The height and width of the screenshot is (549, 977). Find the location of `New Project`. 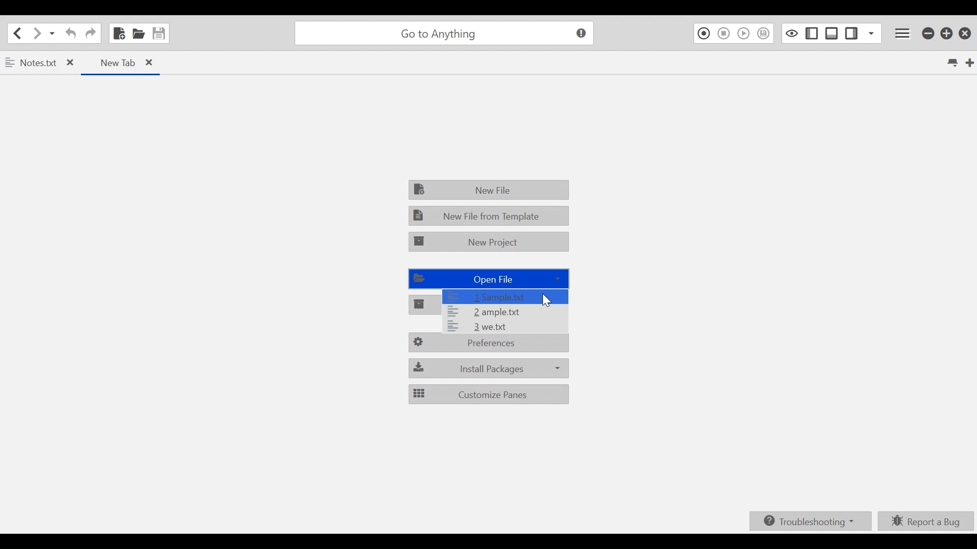

New Project is located at coordinates (490, 242).